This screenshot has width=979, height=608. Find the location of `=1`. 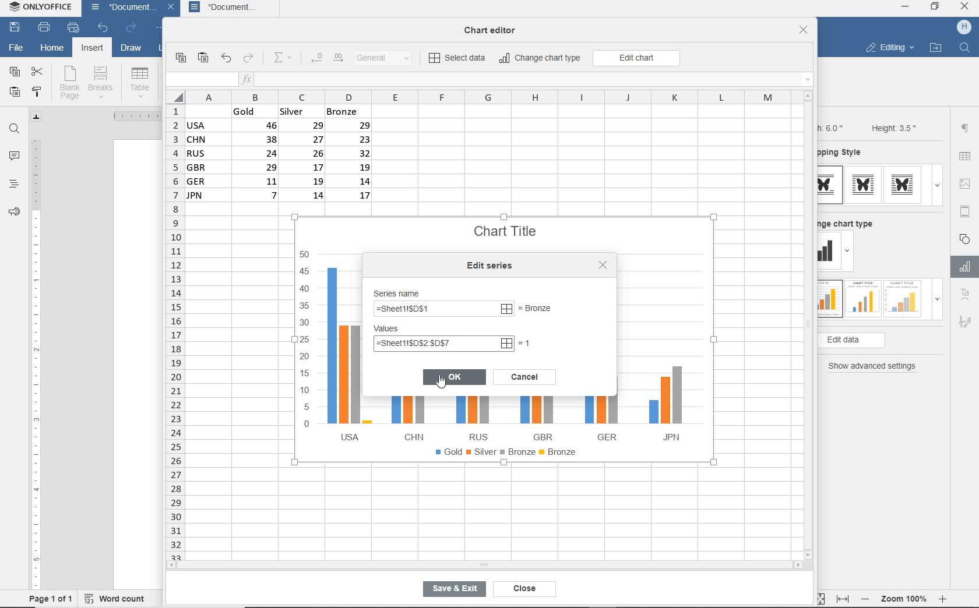

=1 is located at coordinates (526, 342).